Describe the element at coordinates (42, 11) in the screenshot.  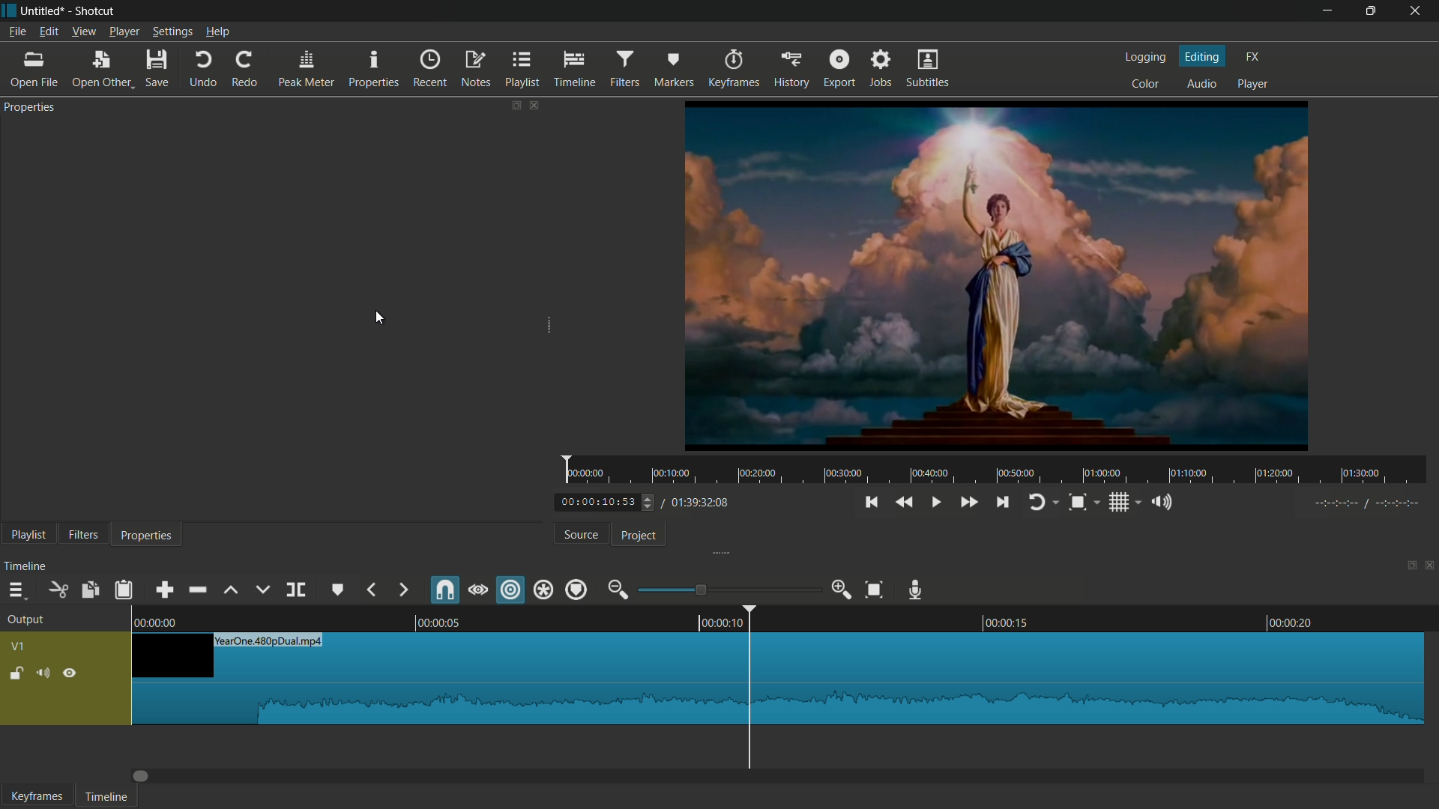
I see `project name` at that location.